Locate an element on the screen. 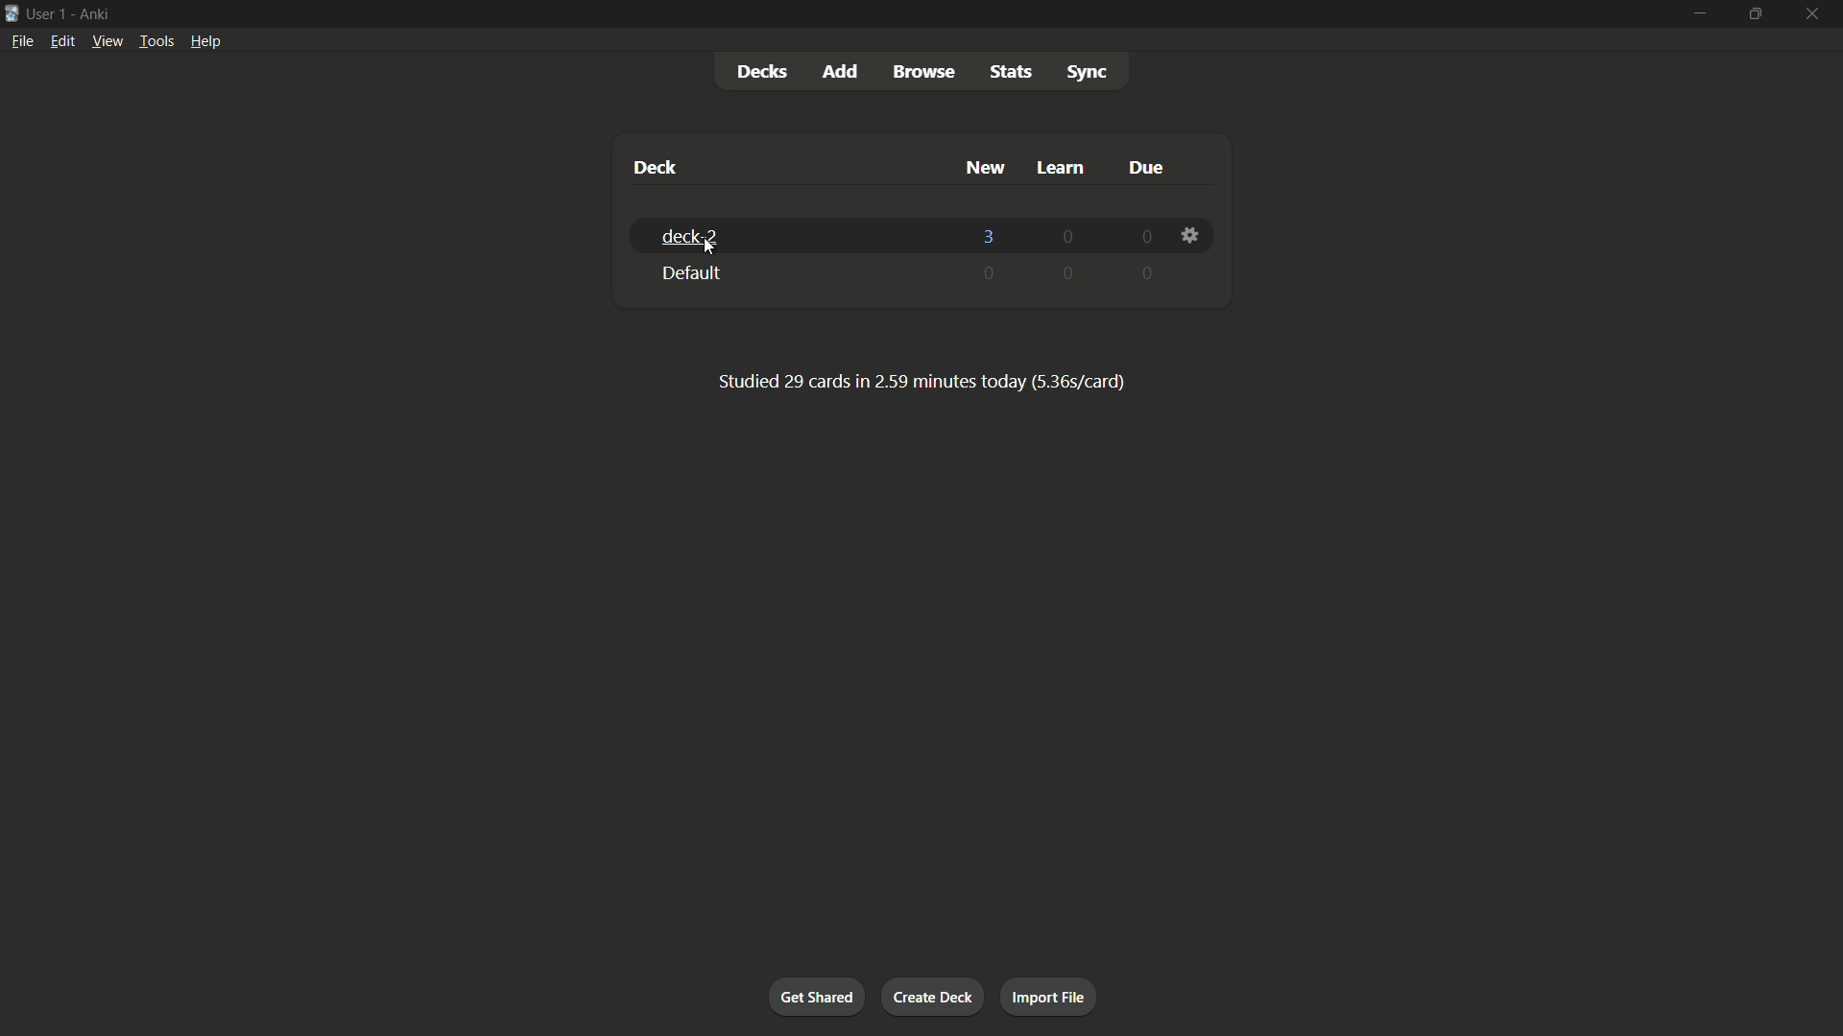  stats is located at coordinates (1010, 71).